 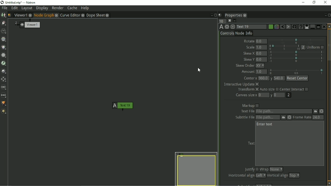 I want to click on Restore default values, so click(x=295, y=27).